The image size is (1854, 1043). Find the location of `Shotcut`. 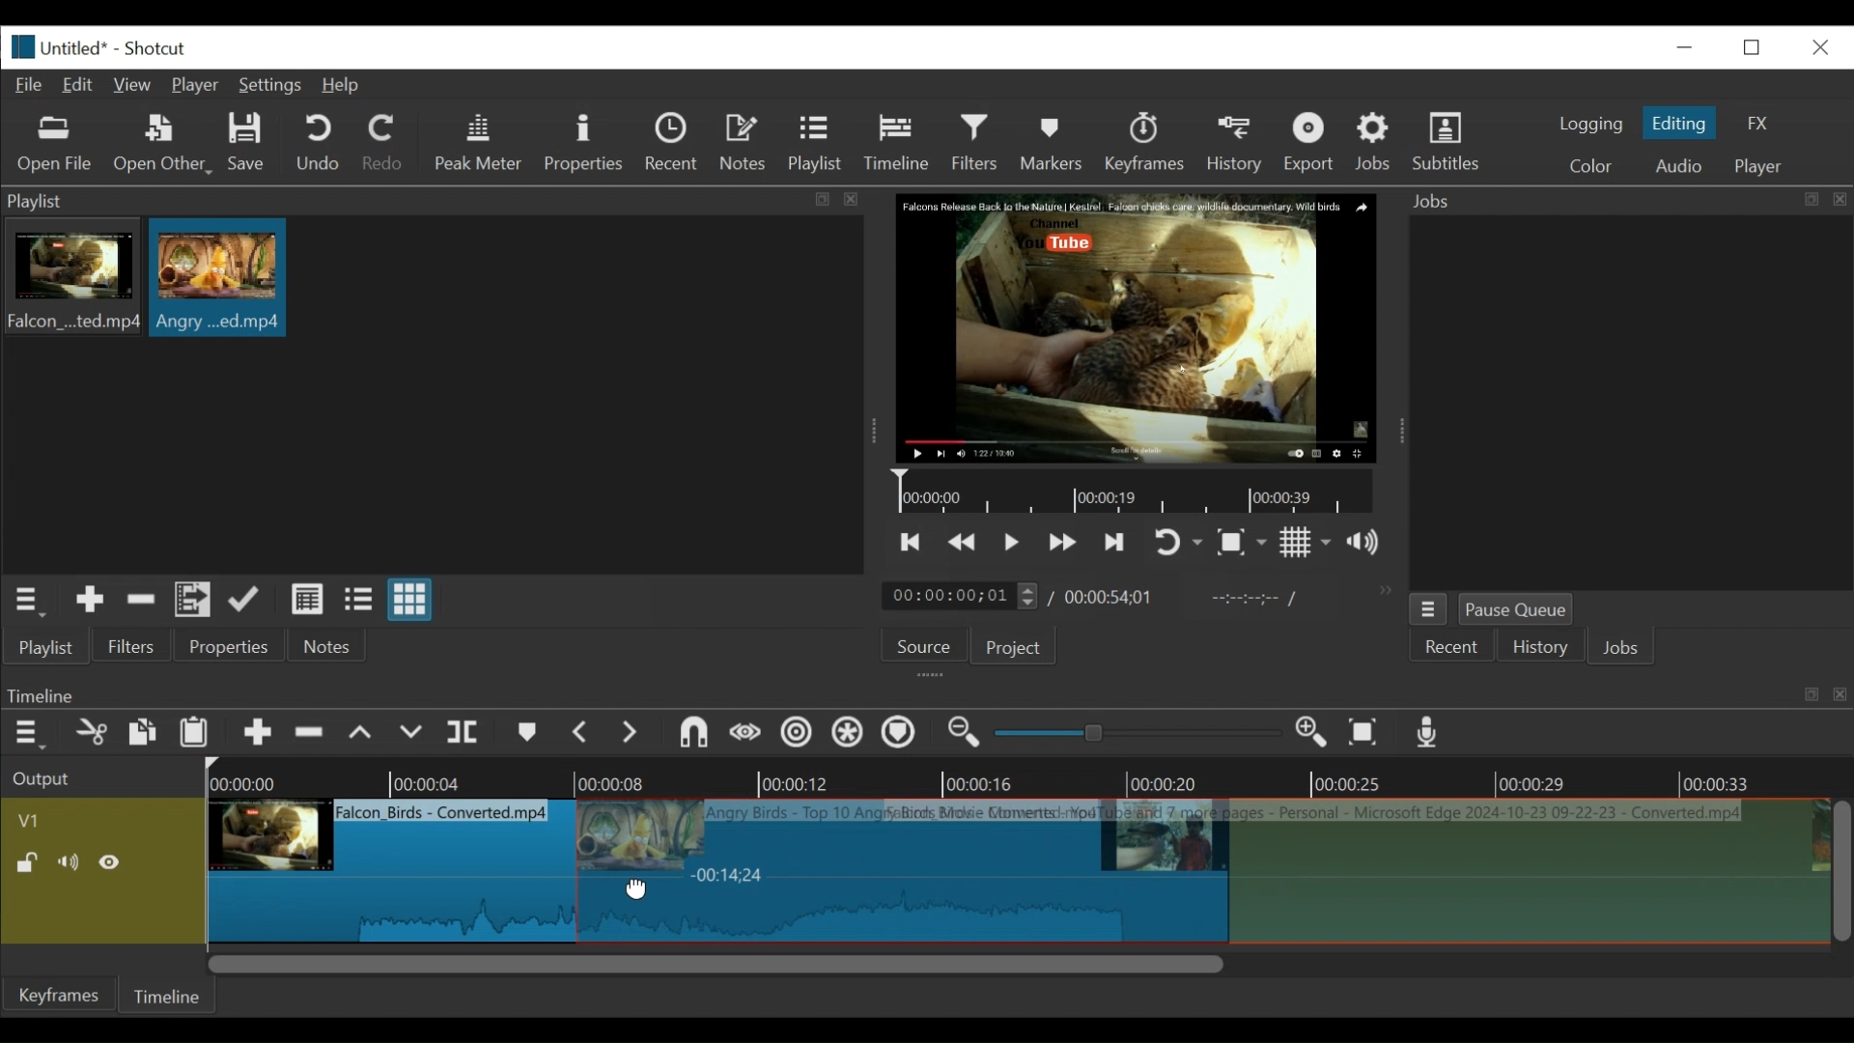

Shotcut is located at coordinates (154, 50).